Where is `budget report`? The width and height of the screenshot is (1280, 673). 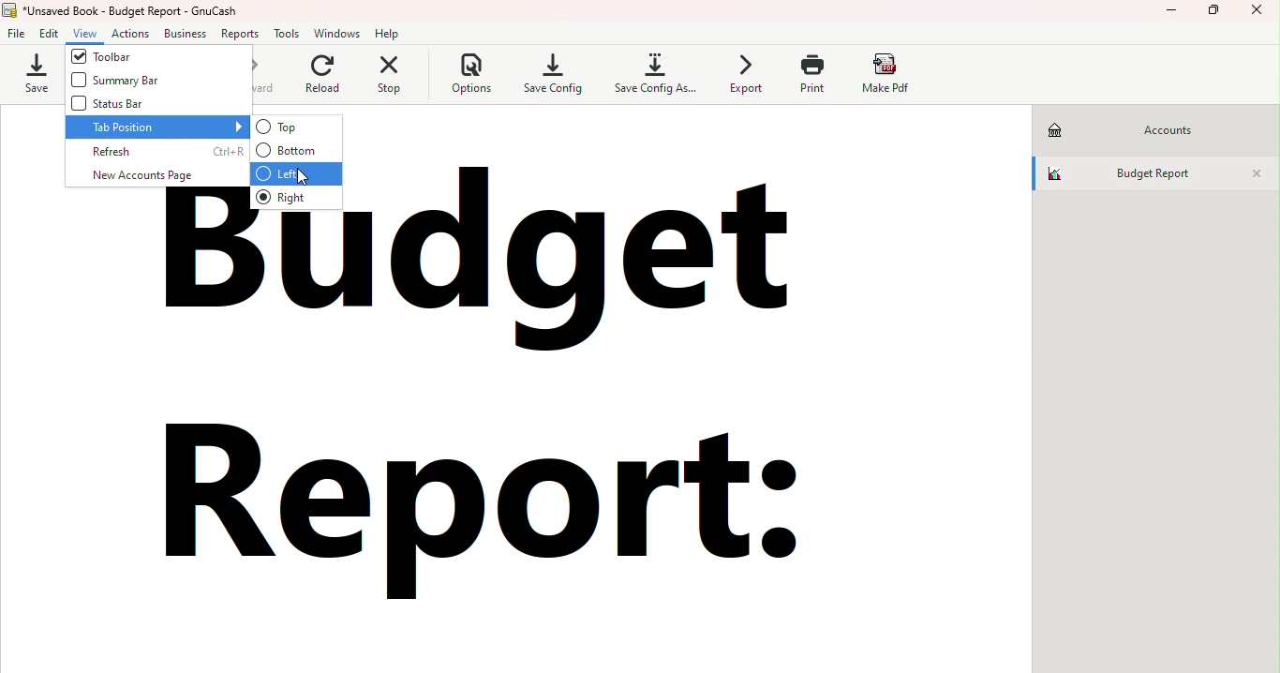 budget report is located at coordinates (518, 410).